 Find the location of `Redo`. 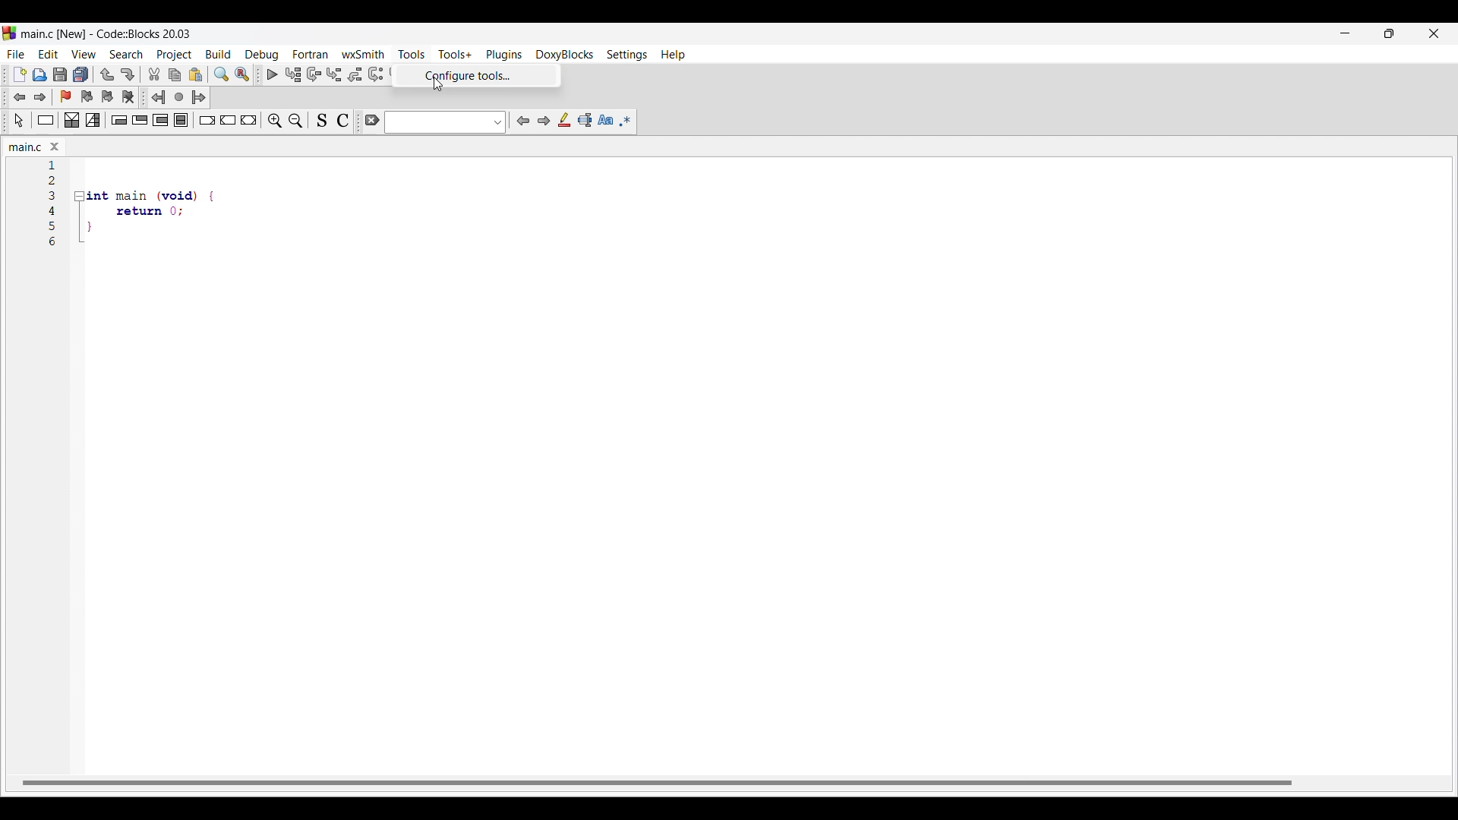

Redo is located at coordinates (128, 74).